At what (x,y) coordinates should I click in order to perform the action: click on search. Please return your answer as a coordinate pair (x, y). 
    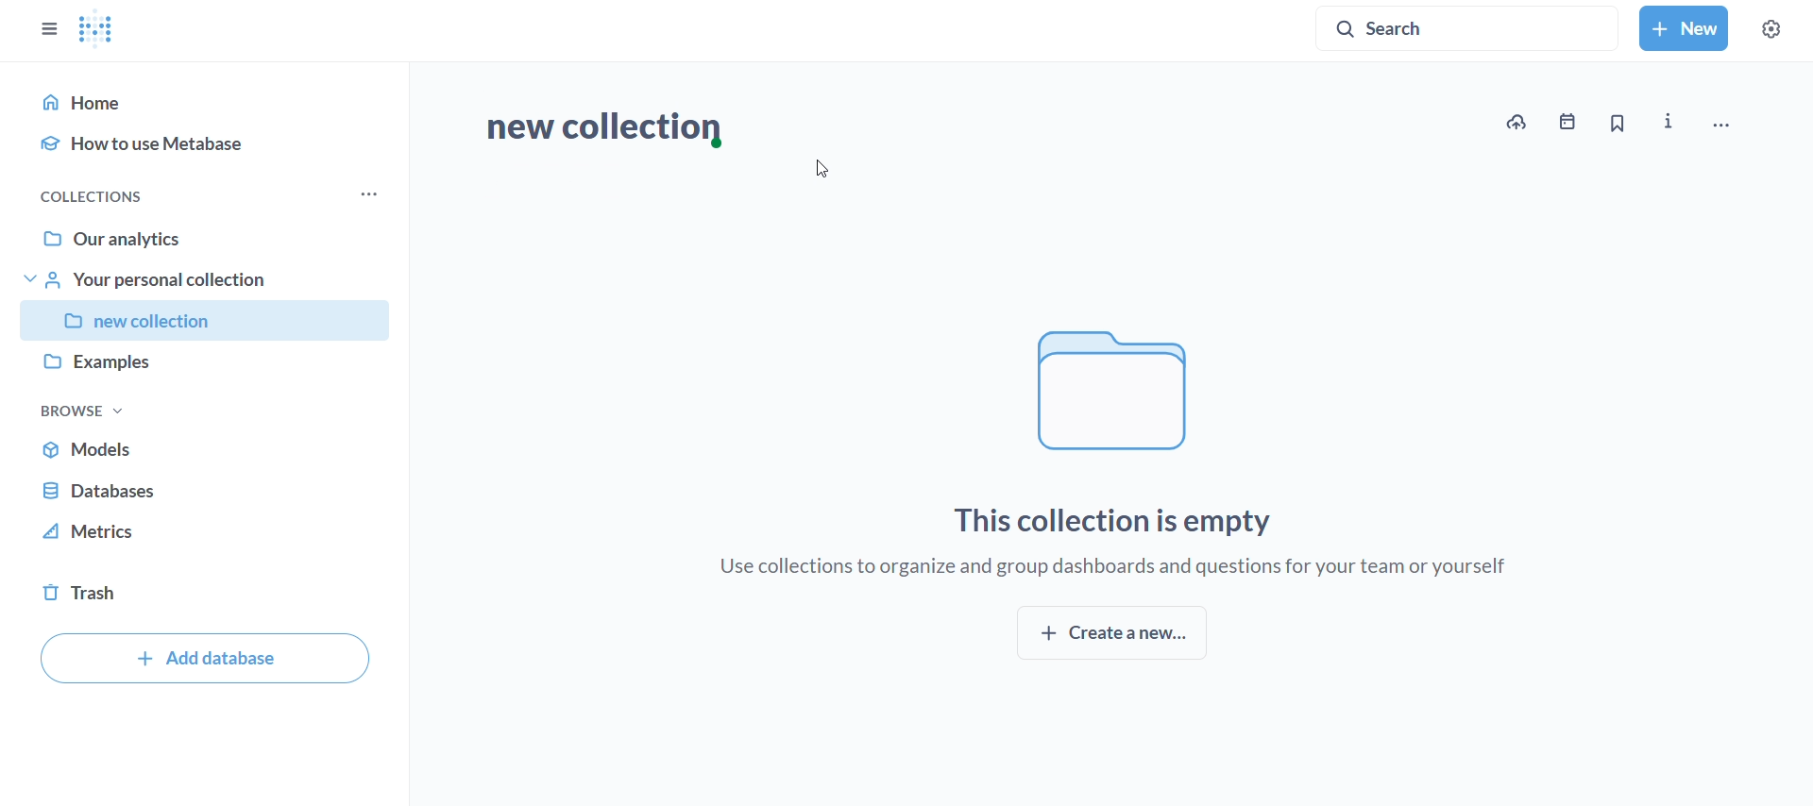
    Looking at the image, I should click on (1468, 25).